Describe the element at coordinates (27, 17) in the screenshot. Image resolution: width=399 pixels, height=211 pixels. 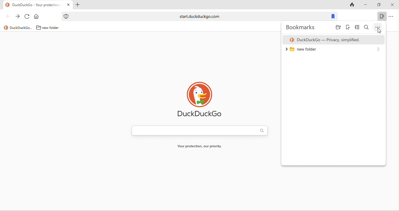
I see `reload` at that location.